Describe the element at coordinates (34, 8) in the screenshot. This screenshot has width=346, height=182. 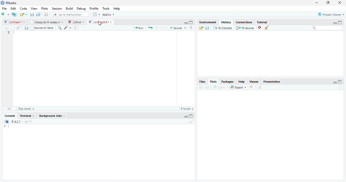
I see `View` at that location.